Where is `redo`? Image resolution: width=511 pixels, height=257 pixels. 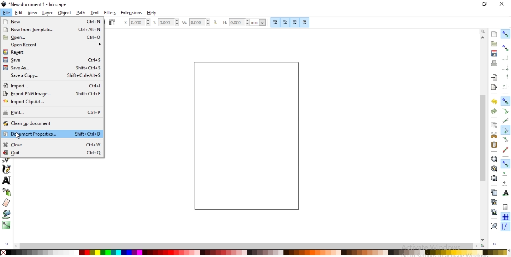 redo is located at coordinates (494, 111).